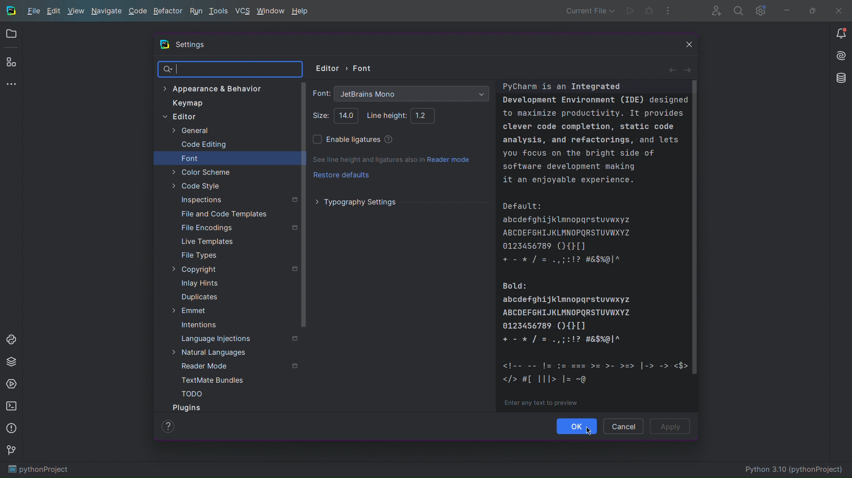 Image resolution: width=852 pixels, height=478 pixels. What do you see at coordinates (12, 385) in the screenshot?
I see `Services` at bounding box center [12, 385].